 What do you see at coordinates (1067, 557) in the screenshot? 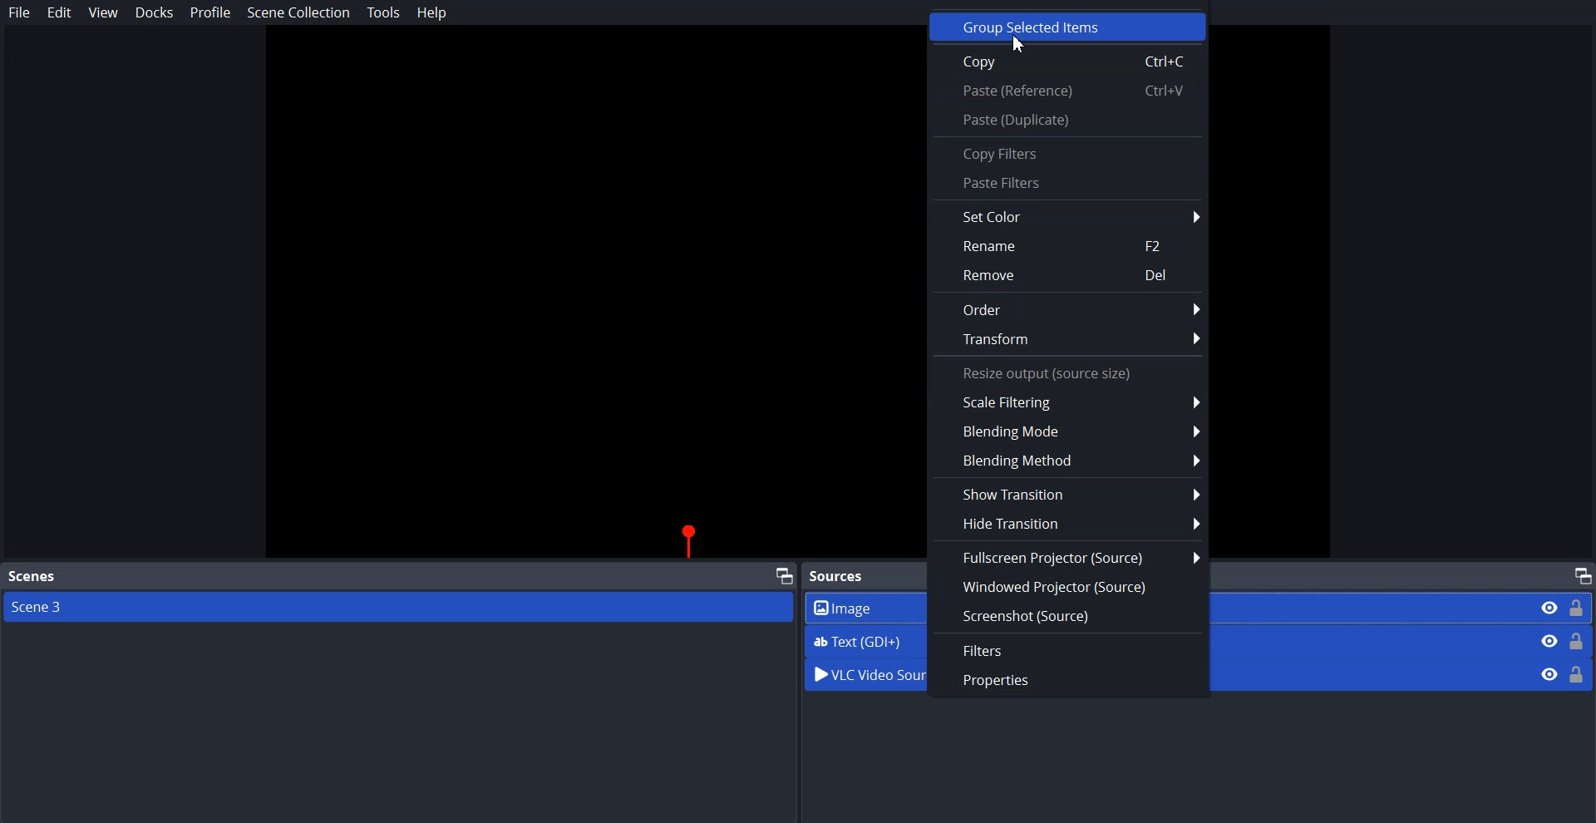
I see `Fullscreen Projector` at bounding box center [1067, 557].